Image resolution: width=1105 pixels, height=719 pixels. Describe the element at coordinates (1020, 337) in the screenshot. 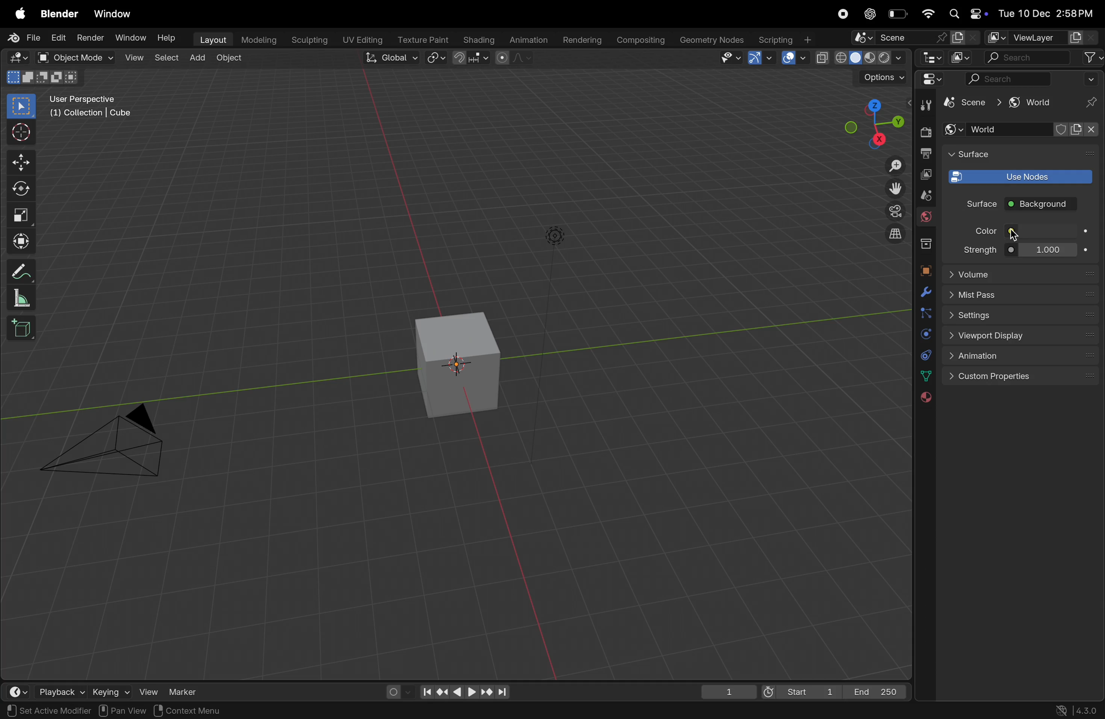

I see `View port display` at that location.